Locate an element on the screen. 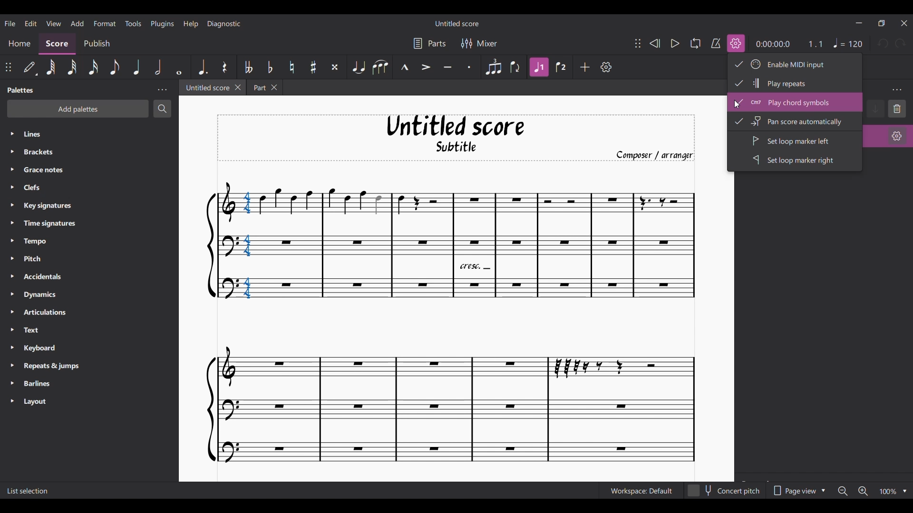  Zoom out is located at coordinates (843, 491).